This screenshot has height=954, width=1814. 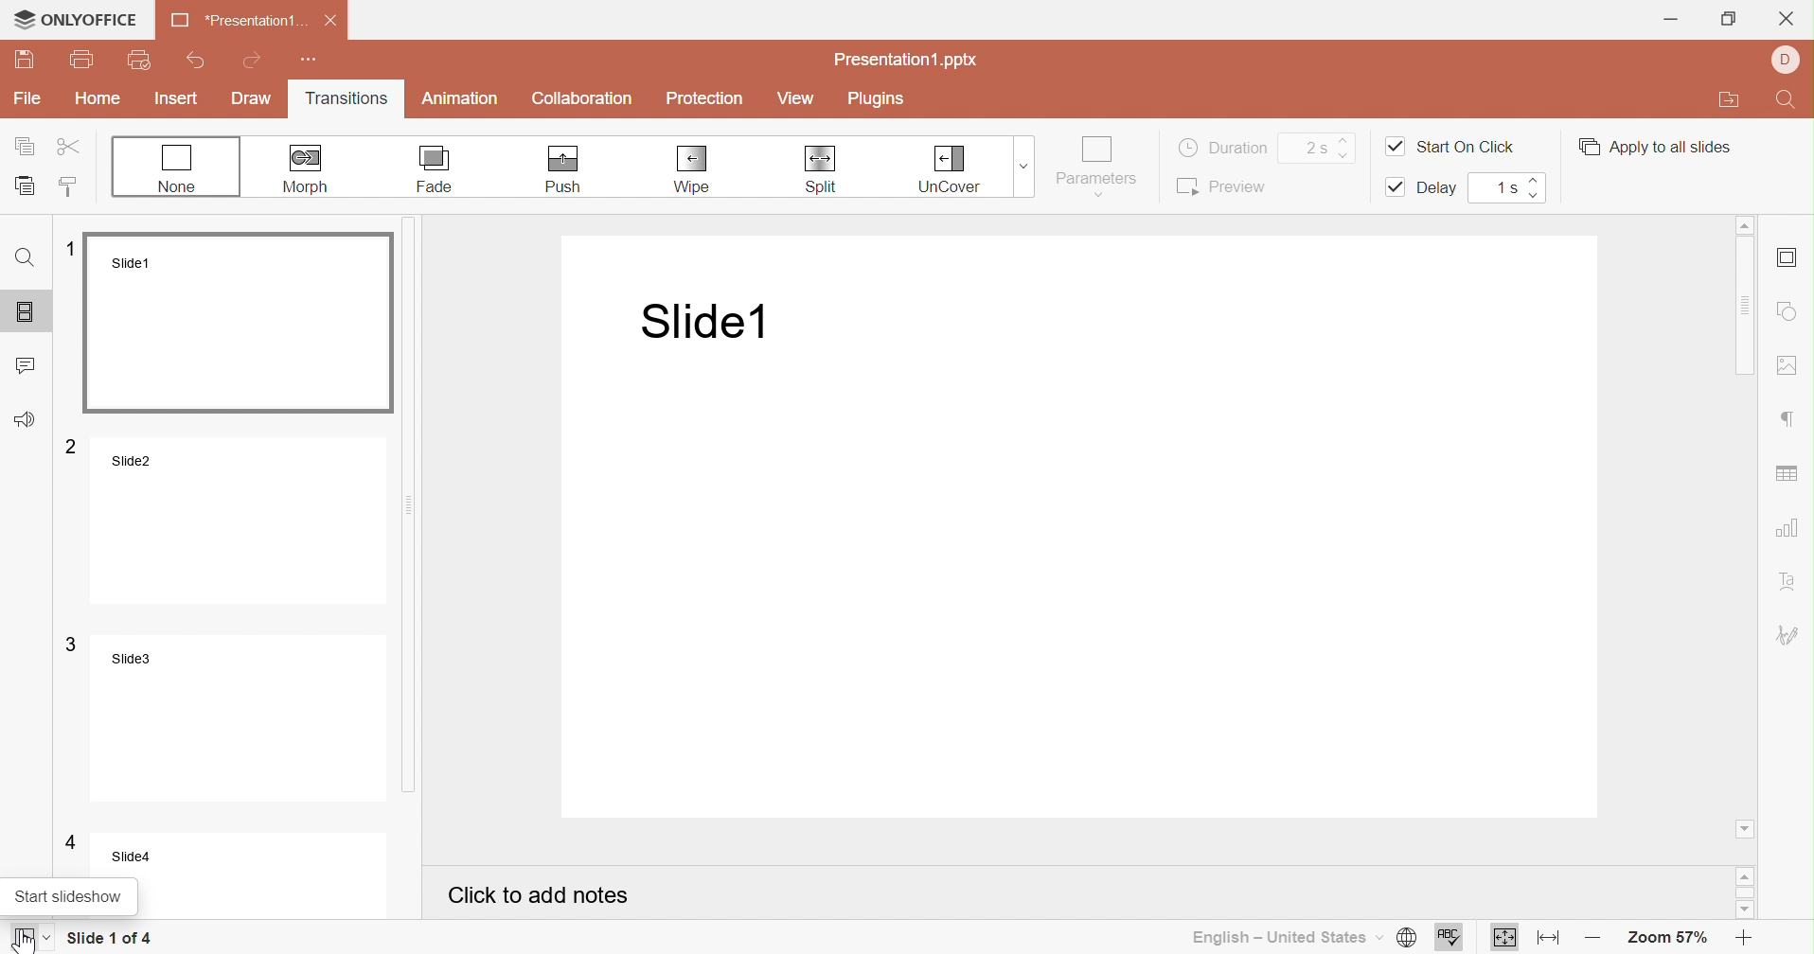 I want to click on Paragraph settings, so click(x=1795, y=420).